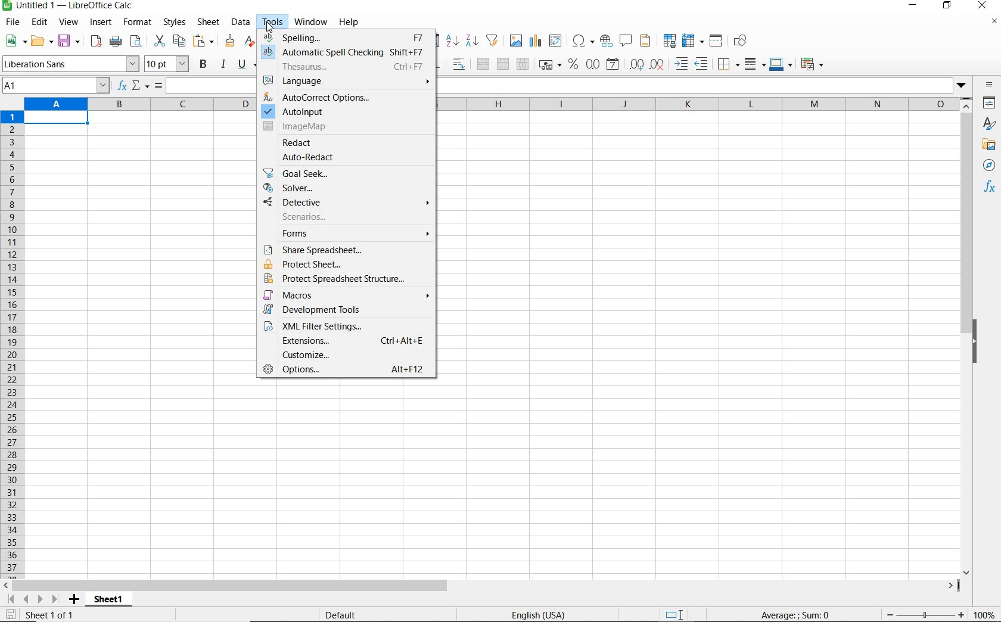  Describe the element at coordinates (322, 98) in the screenshot. I see `autocorrect options` at that location.